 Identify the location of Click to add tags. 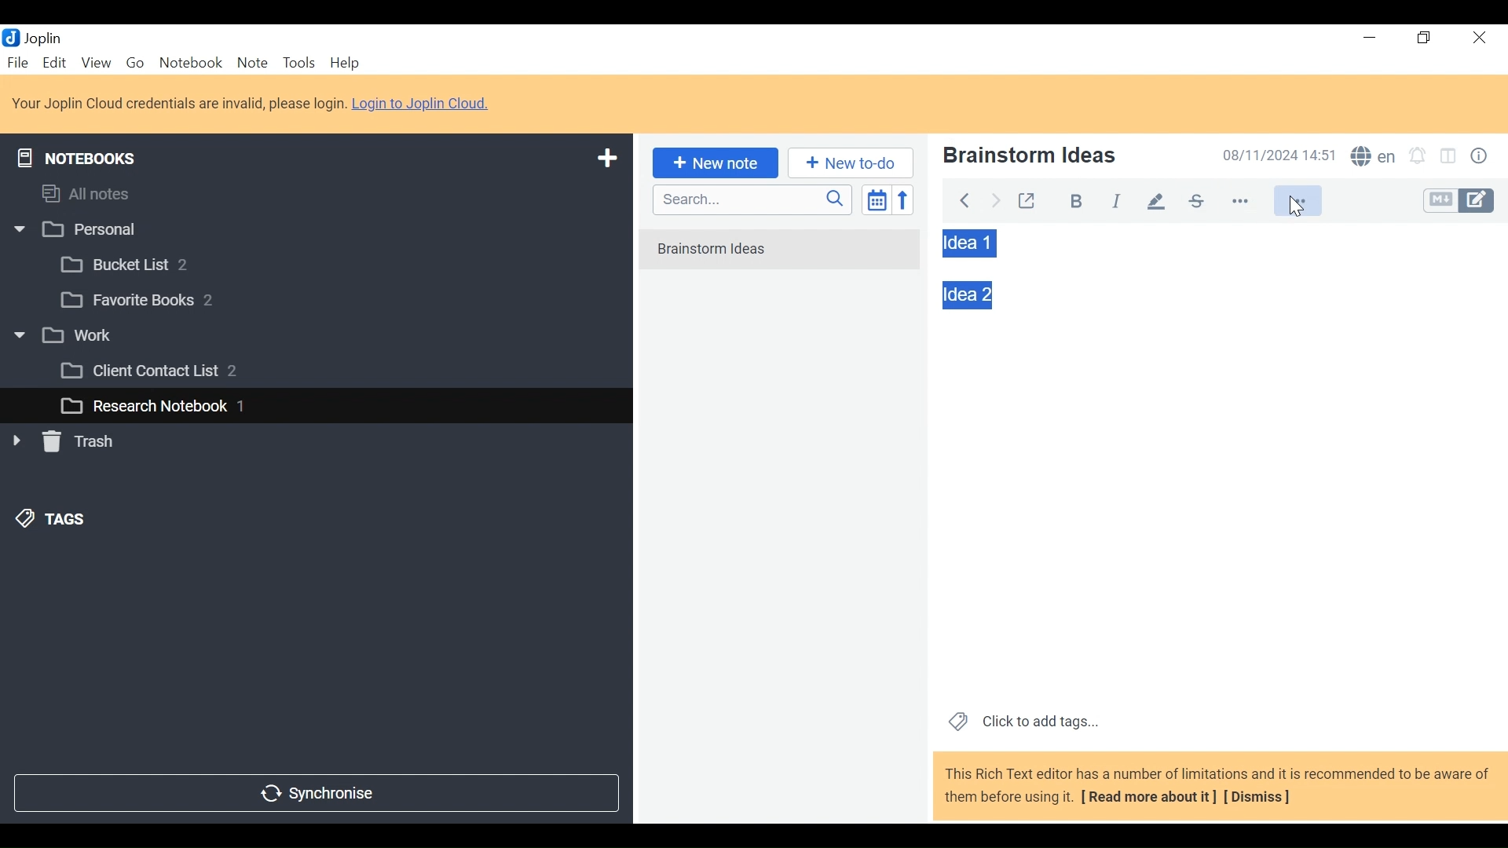
(1020, 720).